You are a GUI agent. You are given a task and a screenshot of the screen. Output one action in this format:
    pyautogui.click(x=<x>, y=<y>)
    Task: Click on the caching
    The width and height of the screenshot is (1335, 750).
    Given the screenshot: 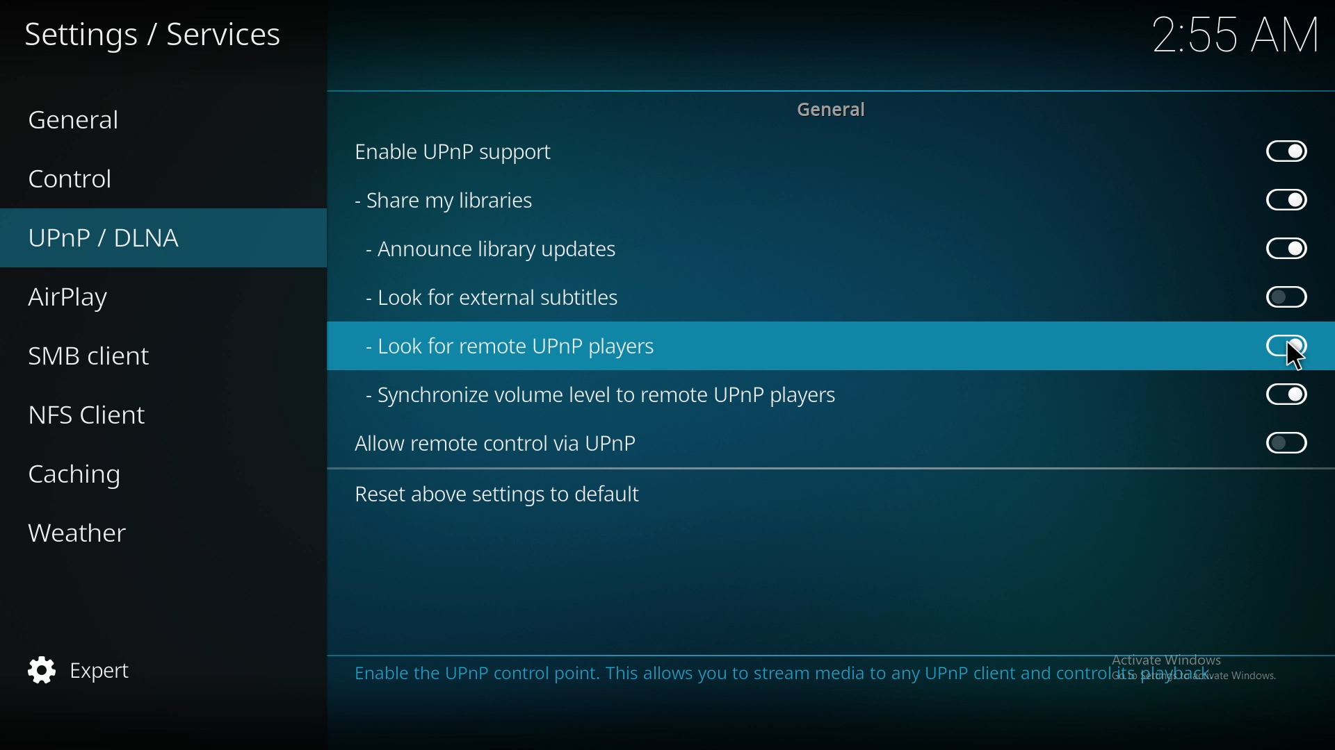 What is the action you would take?
    pyautogui.click(x=92, y=473)
    